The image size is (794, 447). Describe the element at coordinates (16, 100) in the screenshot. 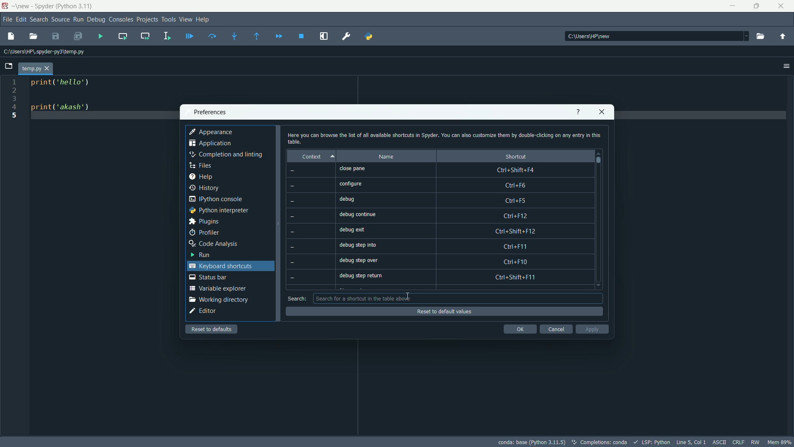

I see `3` at that location.